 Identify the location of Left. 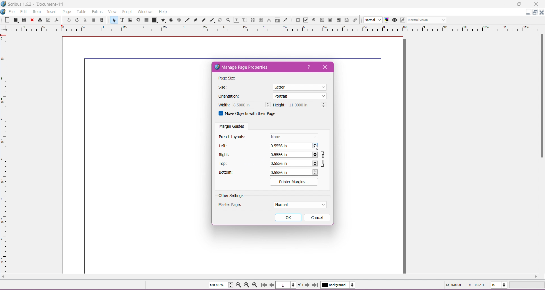
(224, 146).